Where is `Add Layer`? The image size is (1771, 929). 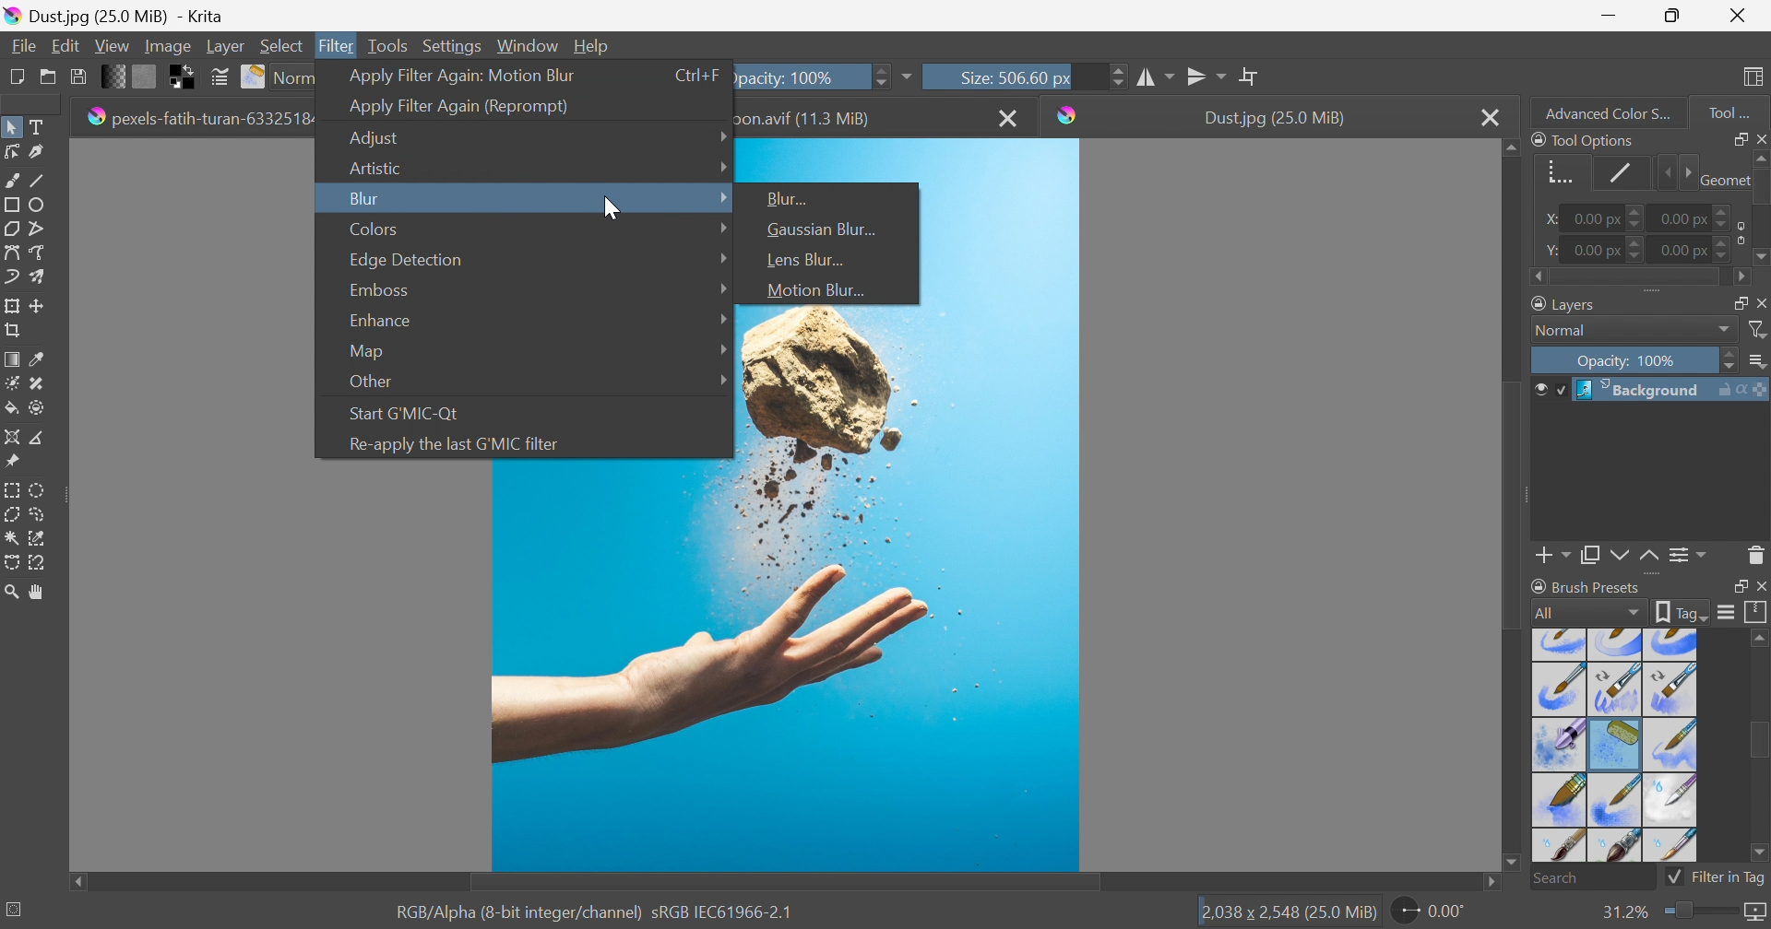 Add Layer is located at coordinates (1553, 558).